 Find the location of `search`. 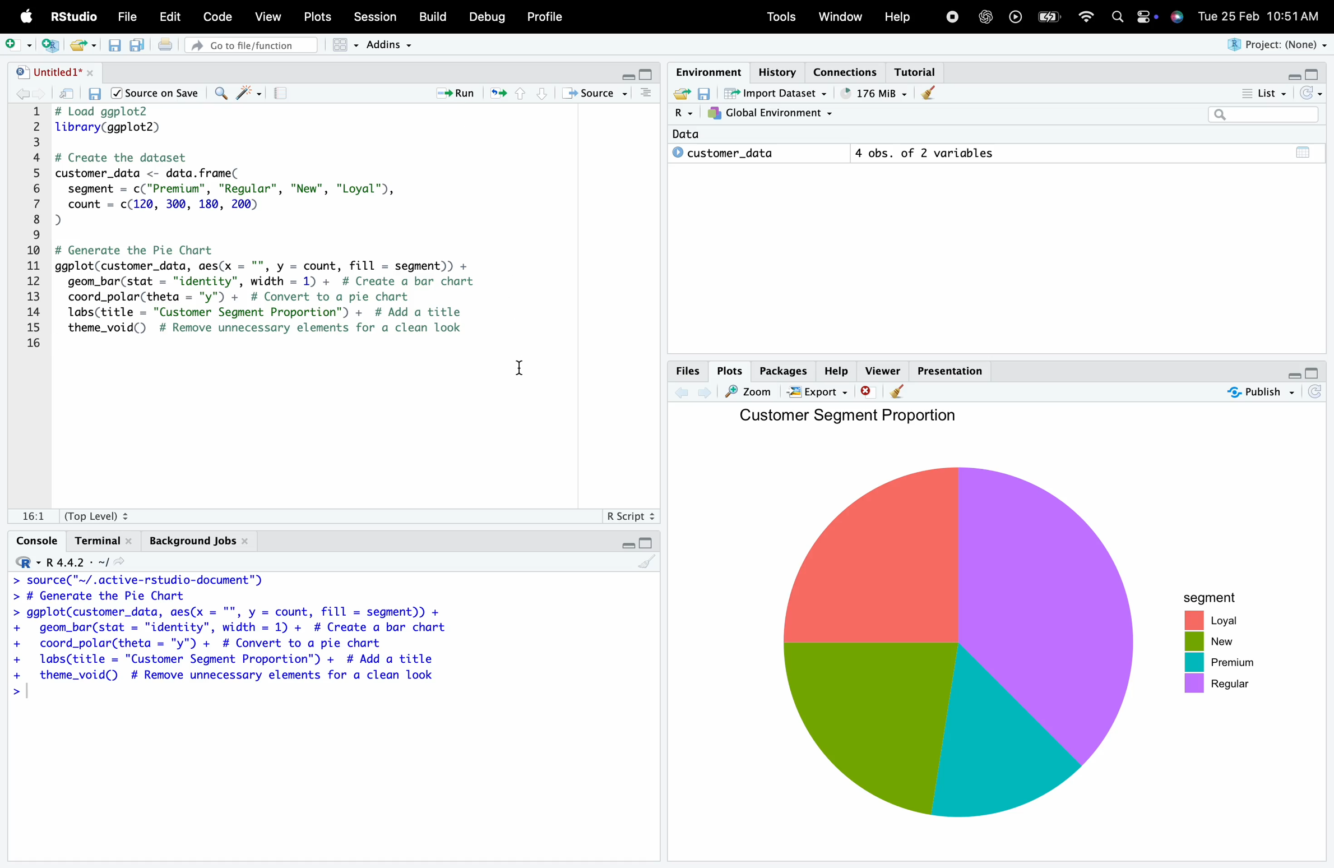

search is located at coordinates (1121, 19).